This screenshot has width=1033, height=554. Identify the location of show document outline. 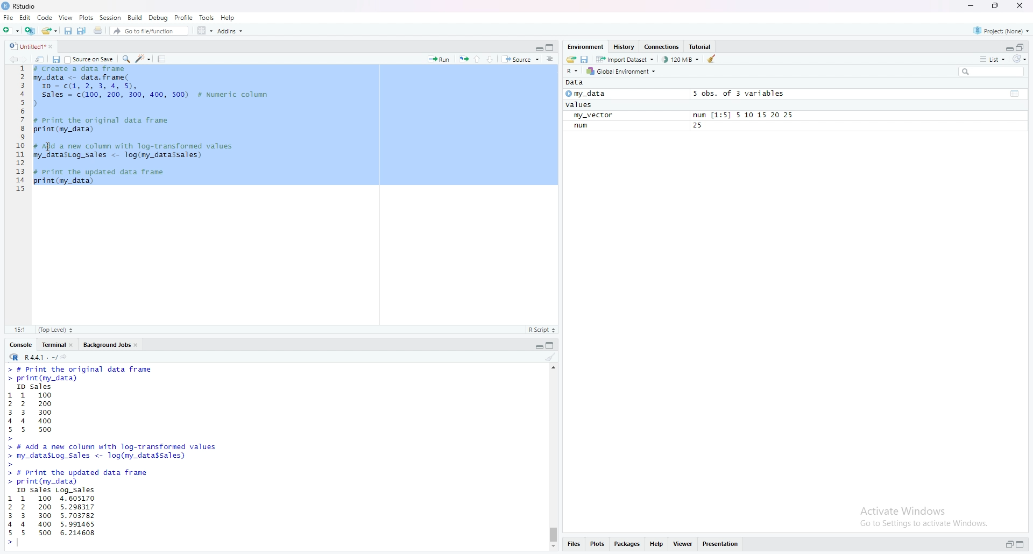
(551, 60).